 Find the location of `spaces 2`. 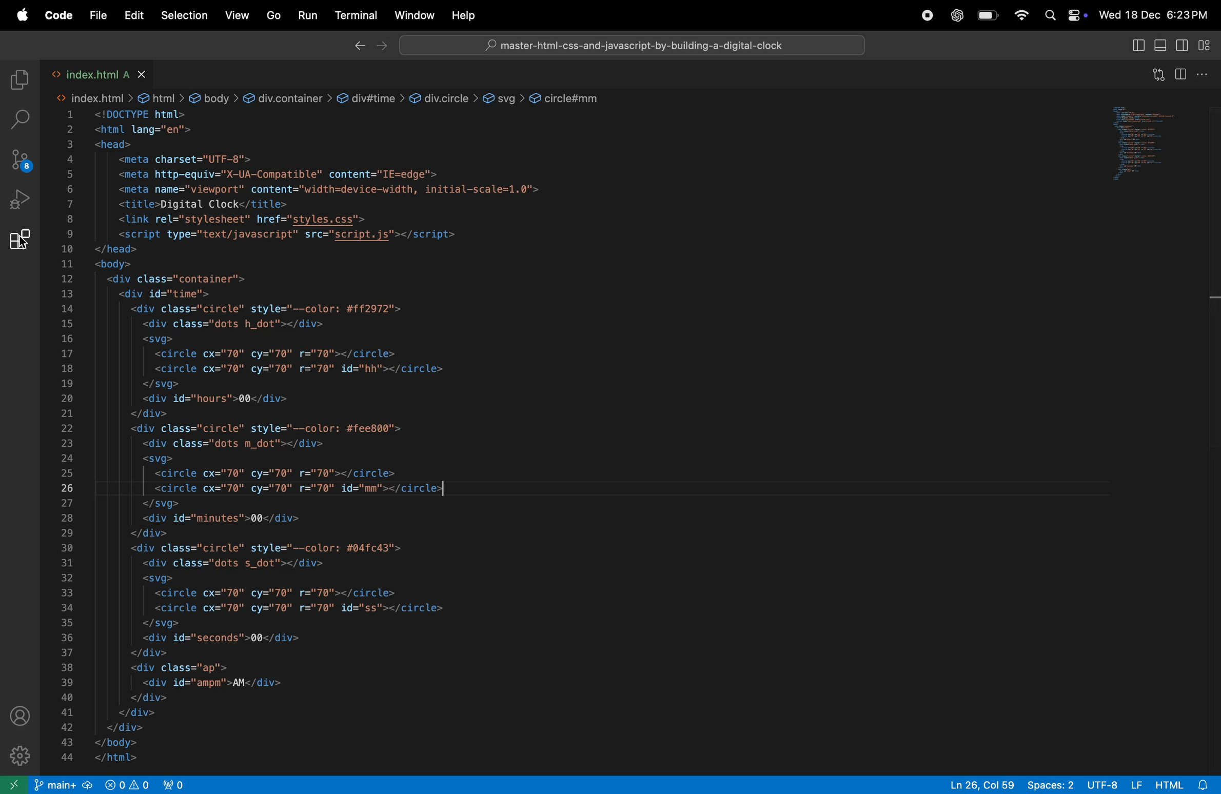

spaces 2 is located at coordinates (1048, 784).